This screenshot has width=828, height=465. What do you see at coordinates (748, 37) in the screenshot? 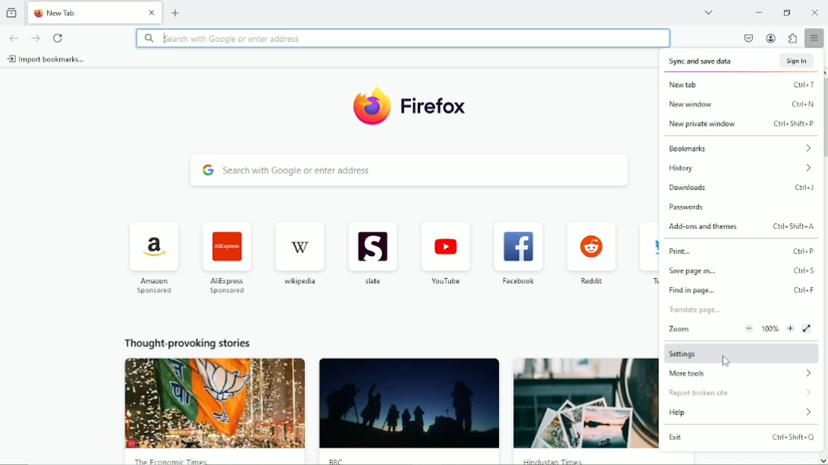
I see `save to pocket` at bounding box center [748, 37].